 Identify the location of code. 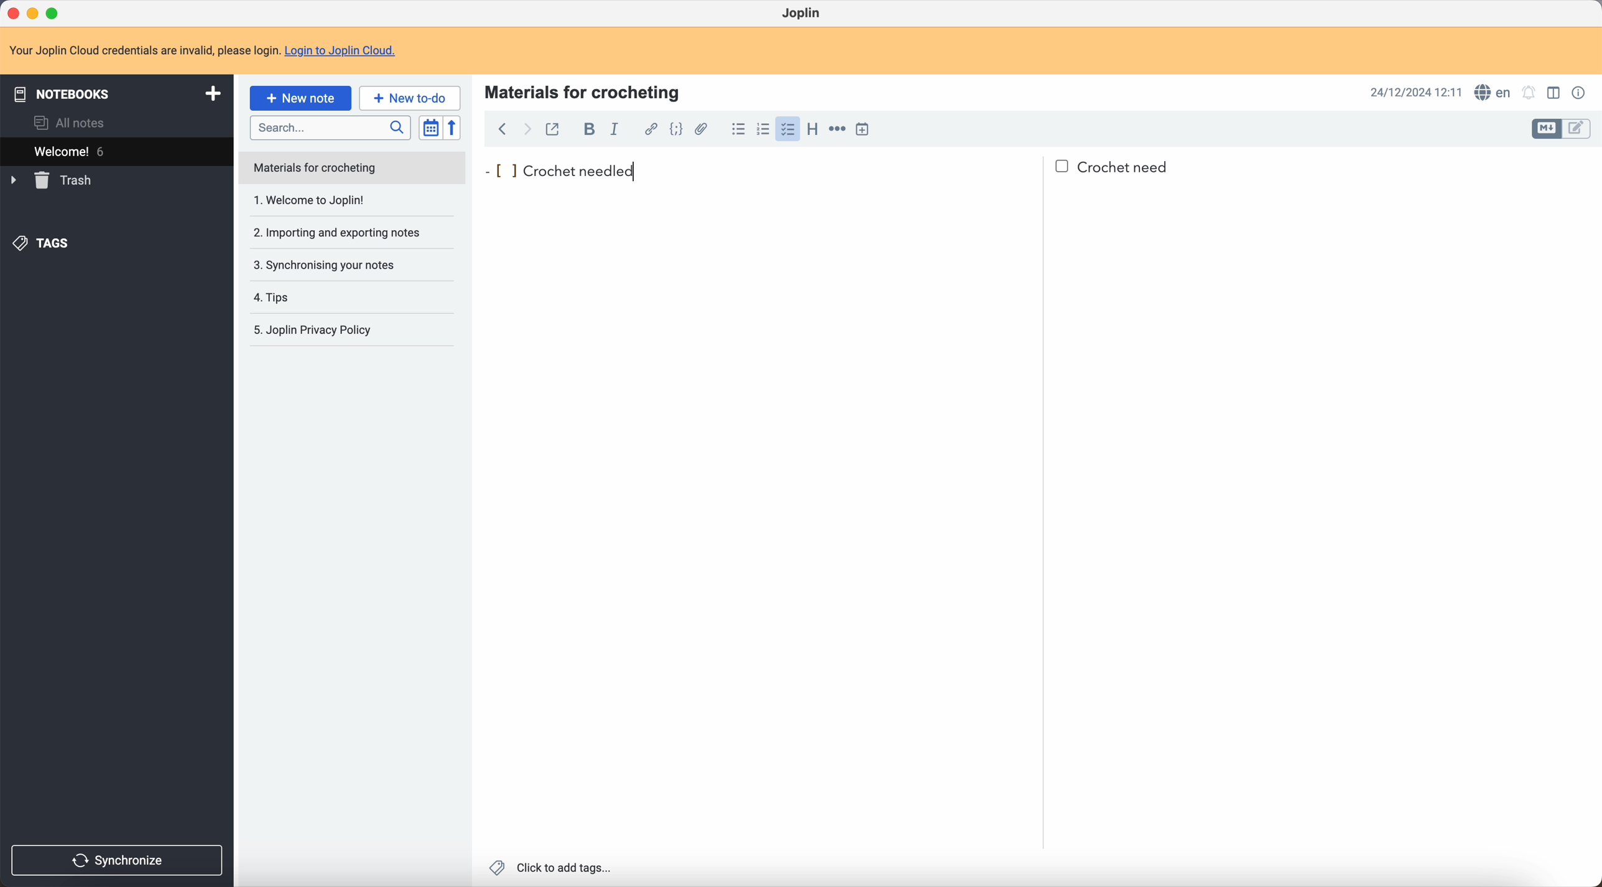
(678, 130).